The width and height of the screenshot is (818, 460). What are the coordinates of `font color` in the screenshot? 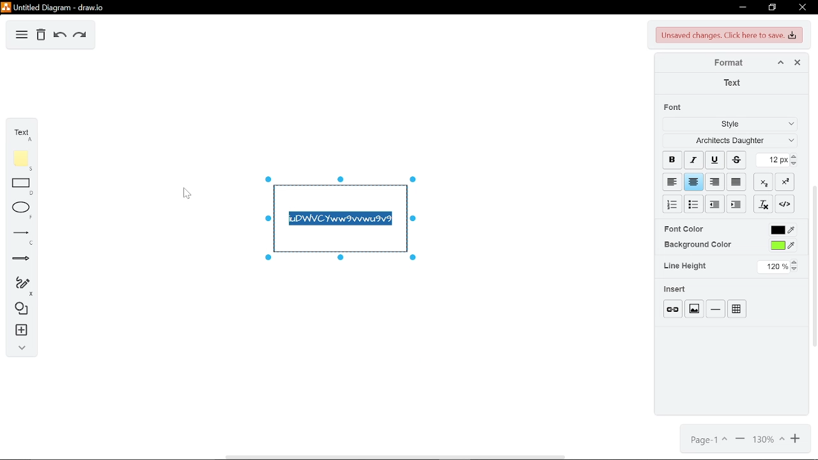 It's located at (783, 230).